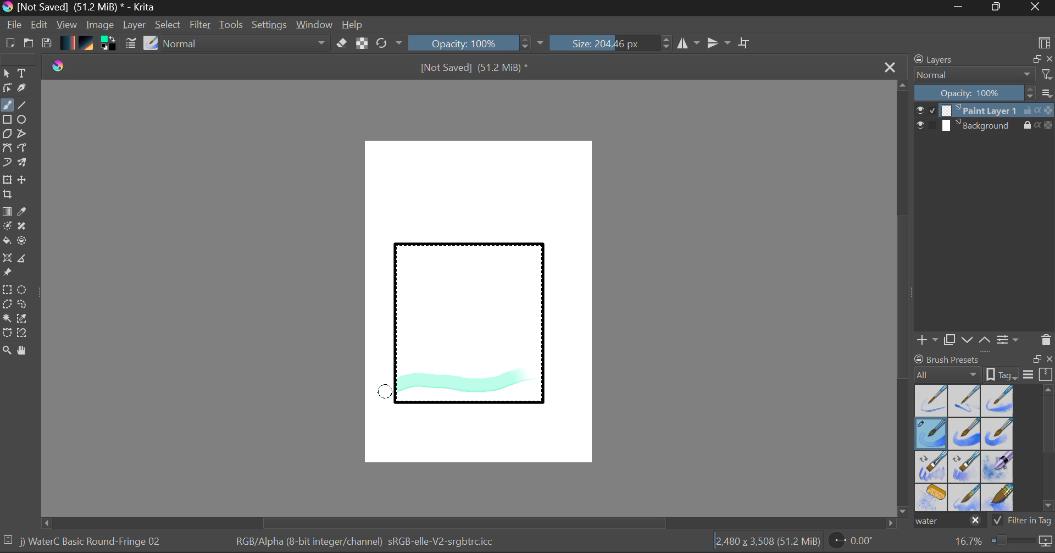  Describe the element at coordinates (984, 75) in the screenshot. I see `Blending Mode` at that location.